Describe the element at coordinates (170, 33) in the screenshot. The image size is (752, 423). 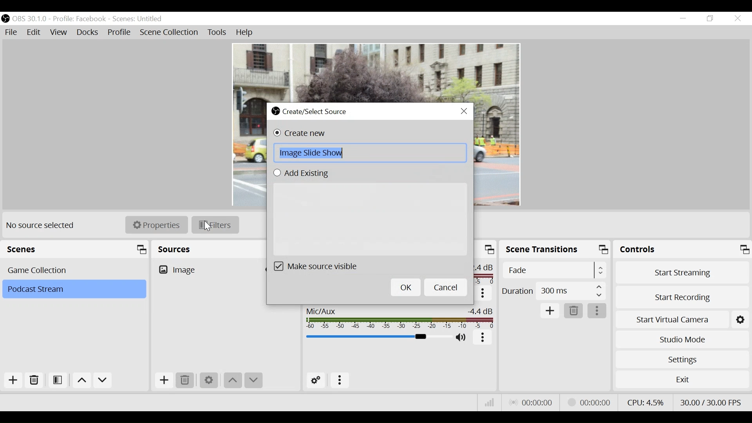
I see `Scene Collection` at that location.